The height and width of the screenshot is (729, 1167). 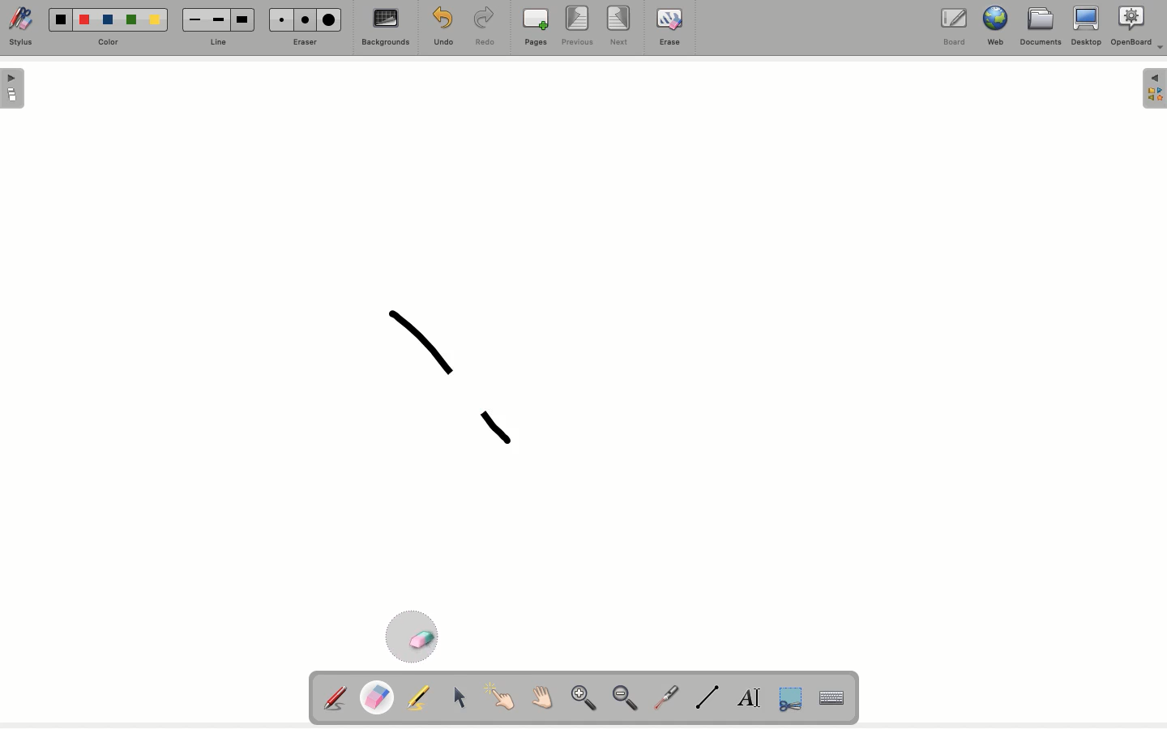 I want to click on Eraser, so click(x=379, y=697).